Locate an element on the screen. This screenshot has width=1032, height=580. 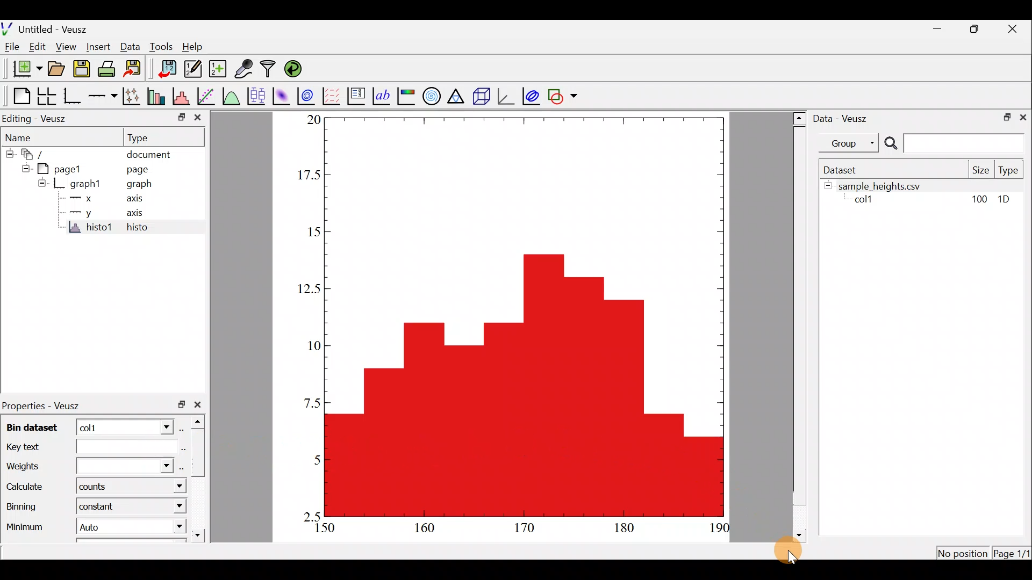
150 is located at coordinates (322, 528).